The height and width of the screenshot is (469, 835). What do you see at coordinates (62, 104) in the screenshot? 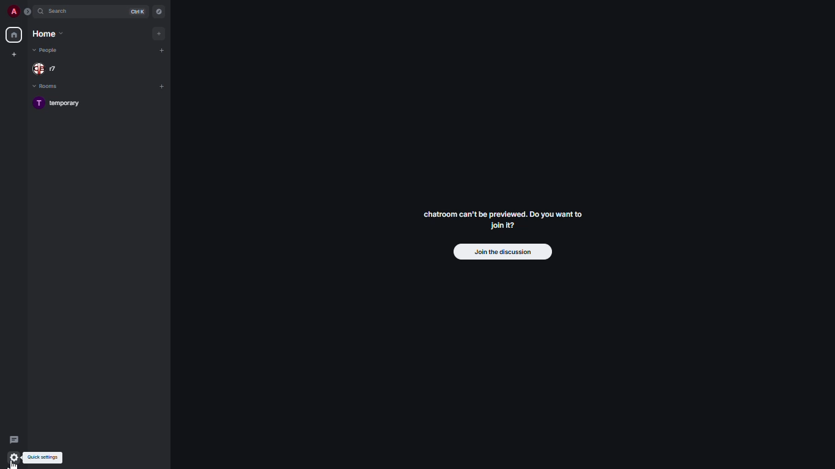
I see `room` at bounding box center [62, 104].